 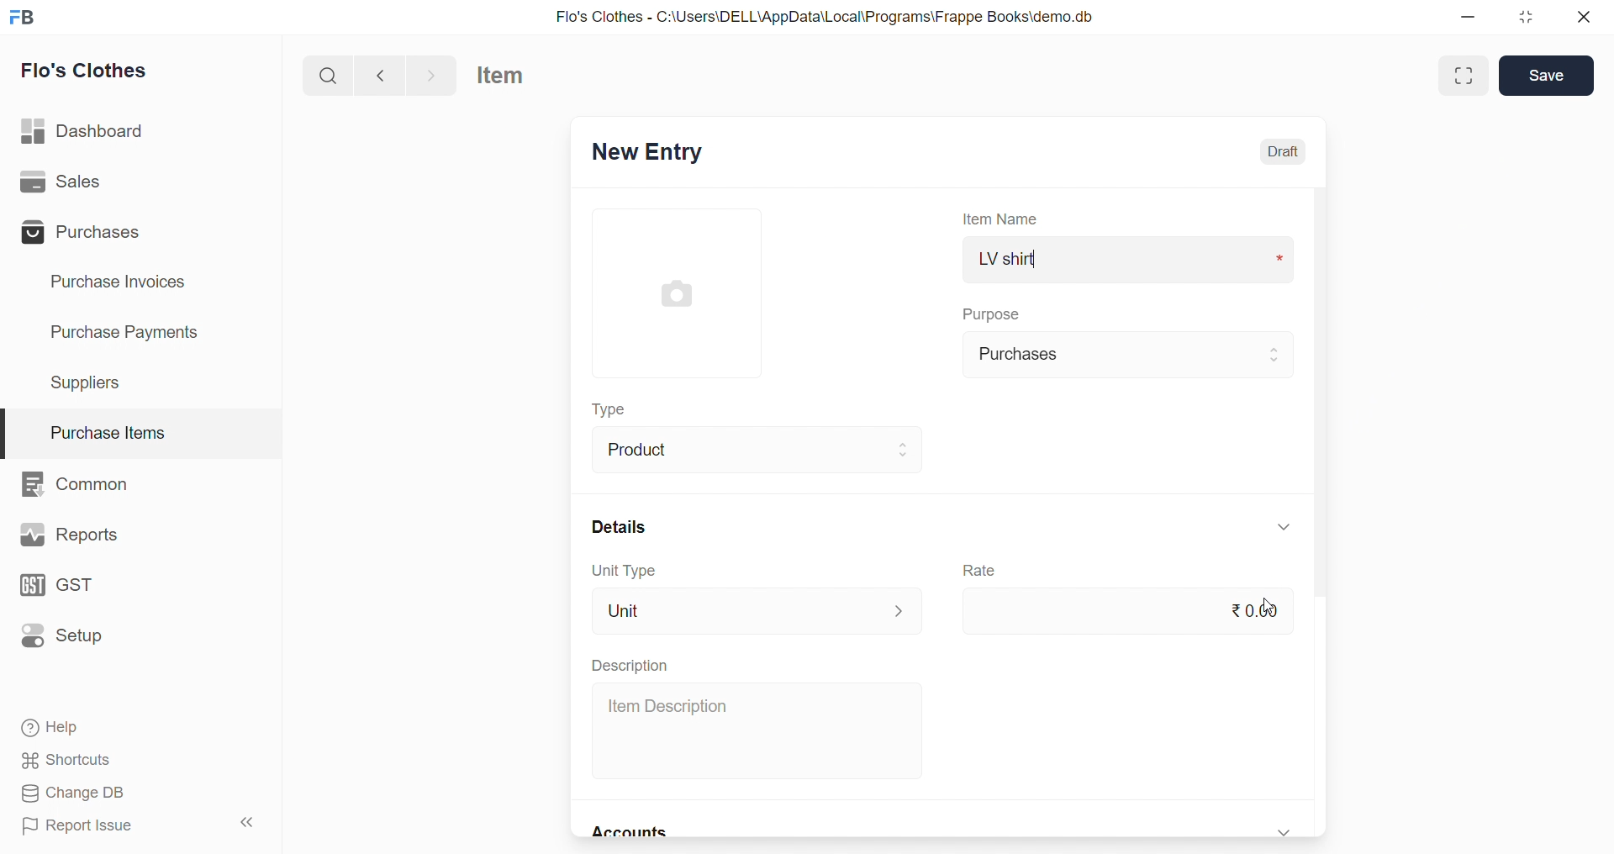 I want to click on LV shirt, so click(x=1129, y=261).